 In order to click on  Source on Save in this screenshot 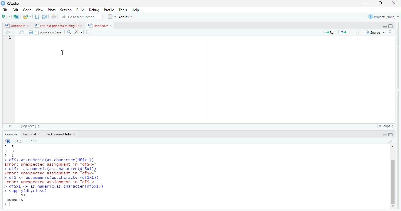, I will do `click(50, 32)`.